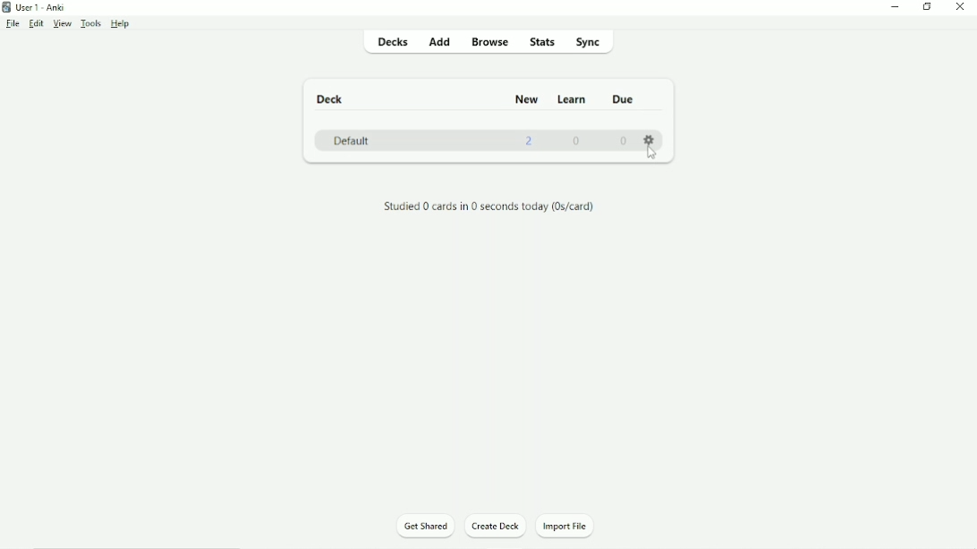 This screenshot has width=977, height=549. I want to click on Tools, so click(90, 24).